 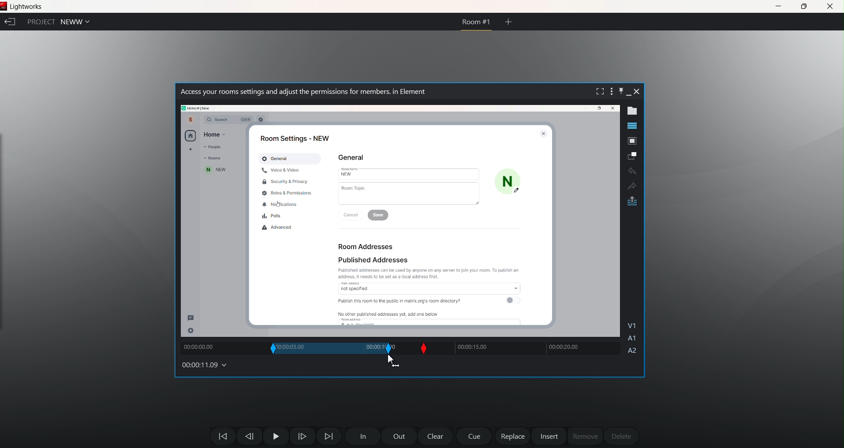 I want to click on move backwards, so click(x=219, y=434).